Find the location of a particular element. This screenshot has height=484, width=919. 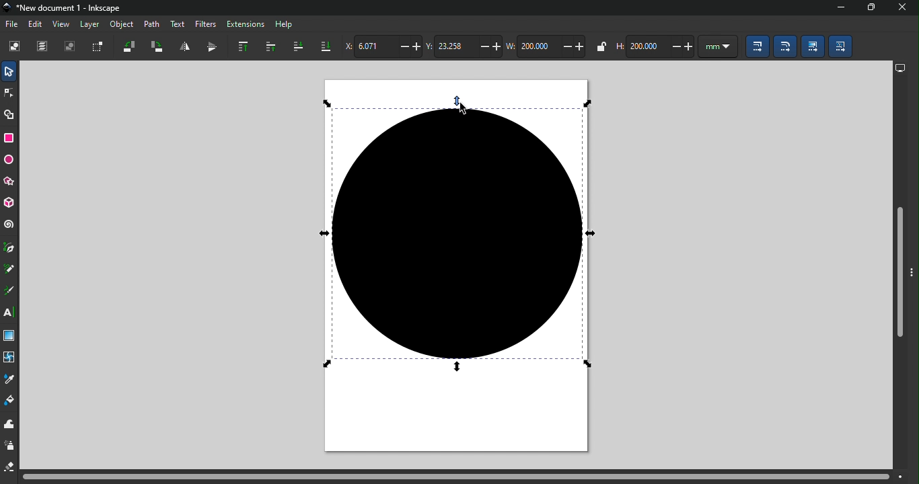

Mesh tool is located at coordinates (9, 358).